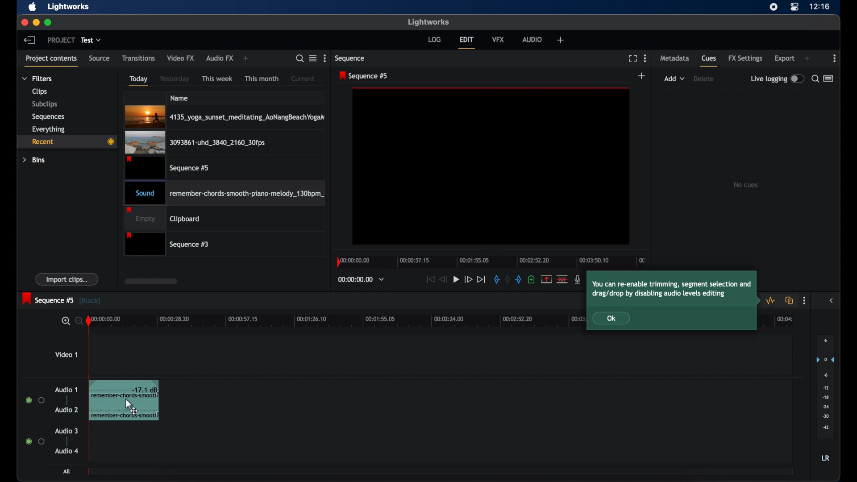 The image size is (857, 482). I want to click on more options, so click(804, 301).